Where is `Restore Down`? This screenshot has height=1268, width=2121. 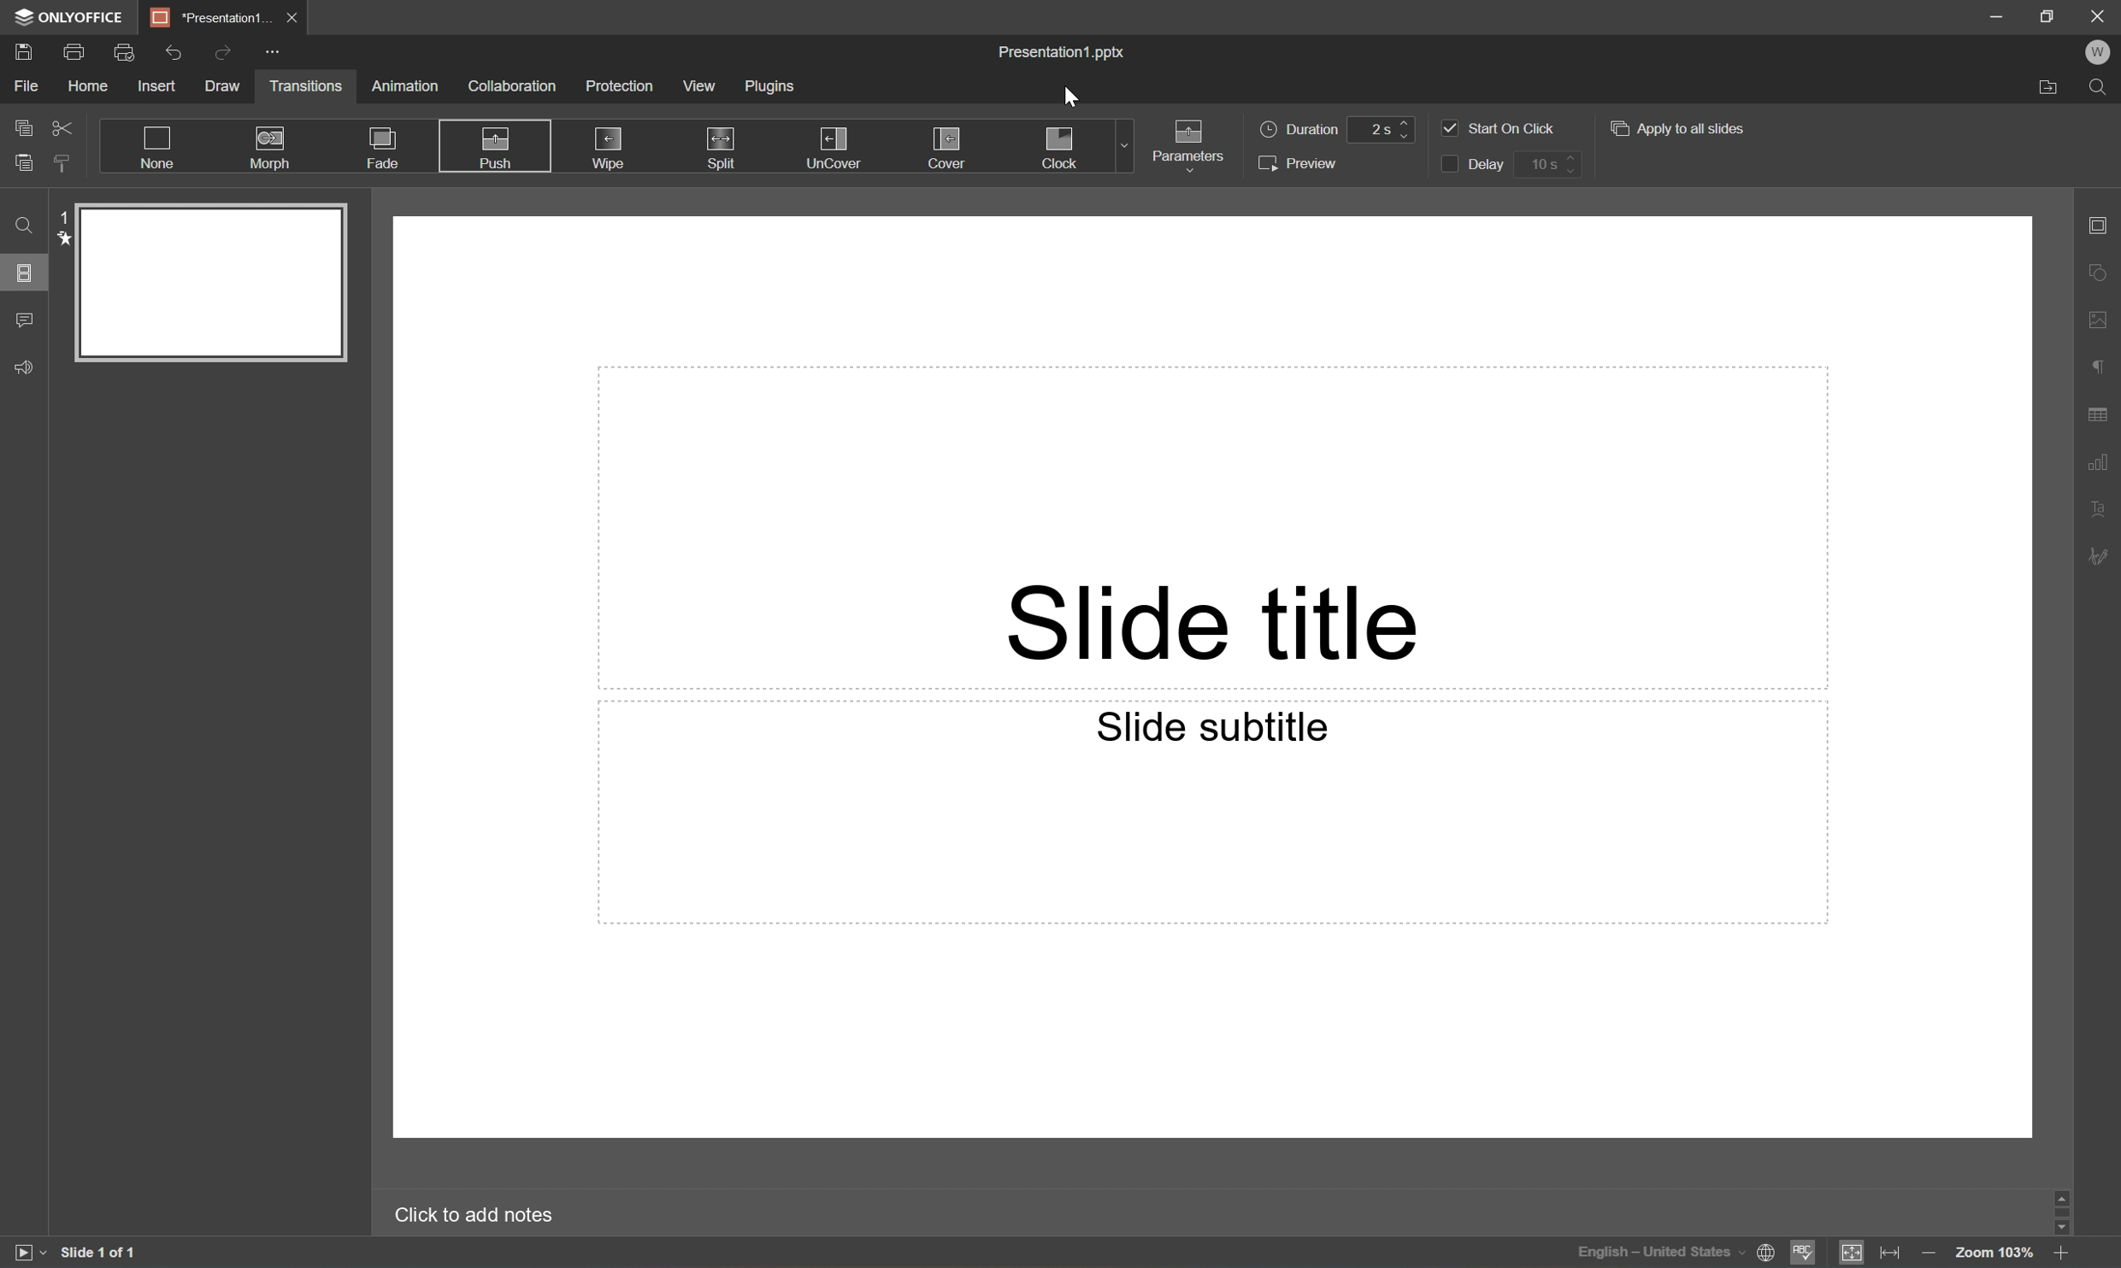
Restore Down is located at coordinates (2048, 14).